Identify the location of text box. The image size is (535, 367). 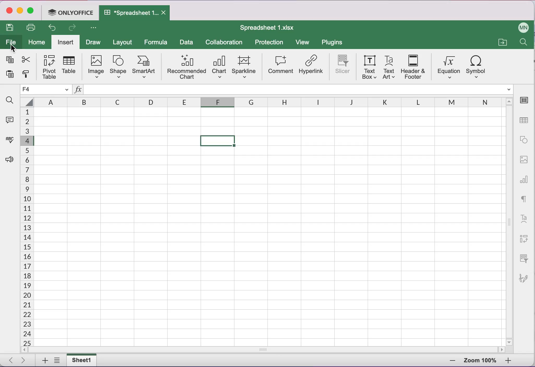
(370, 68).